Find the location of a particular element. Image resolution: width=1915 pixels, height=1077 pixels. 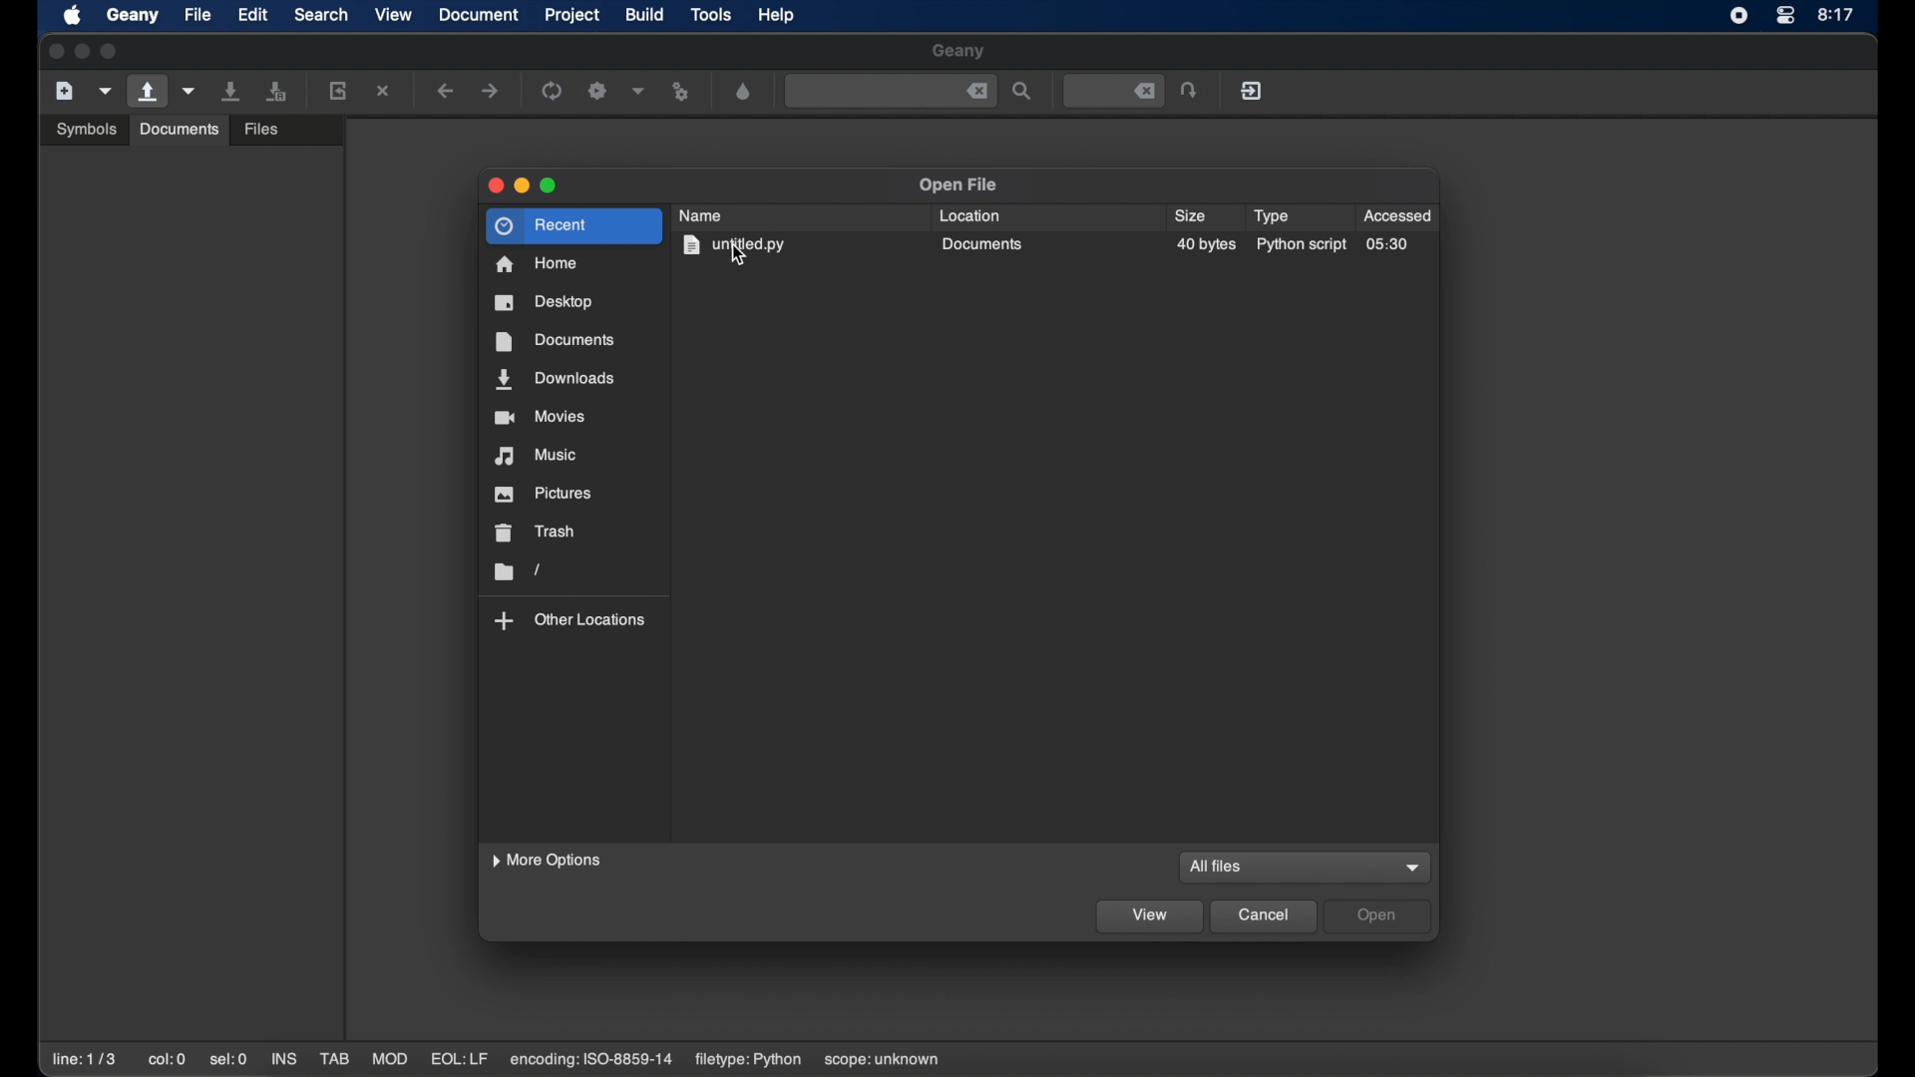

documents is located at coordinates (556, 342).